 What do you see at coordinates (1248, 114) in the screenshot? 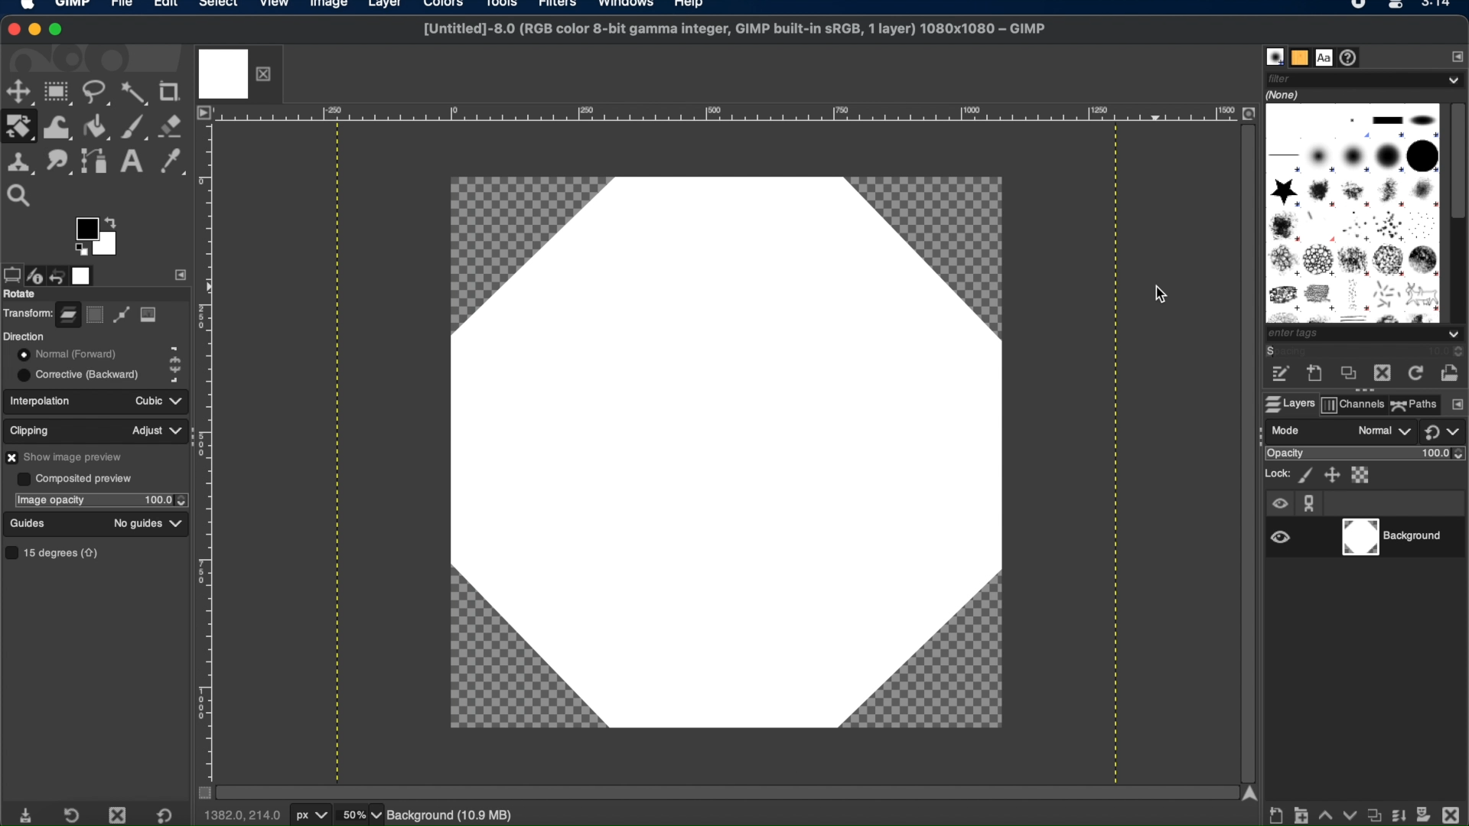
I see `zoom image when window size changes` at bounding box center [1248, 114].